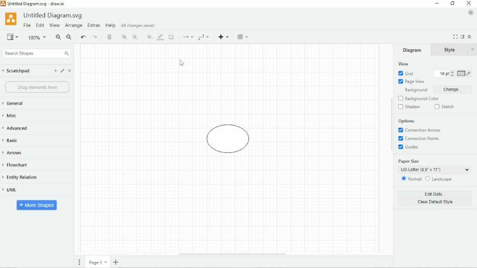 The image size is (477, 268). Describe the element at coordinates (54, 25) in the screenshot. I see `View` at that location.